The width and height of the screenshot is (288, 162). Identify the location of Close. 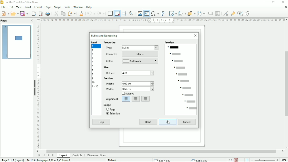
(196, 36).